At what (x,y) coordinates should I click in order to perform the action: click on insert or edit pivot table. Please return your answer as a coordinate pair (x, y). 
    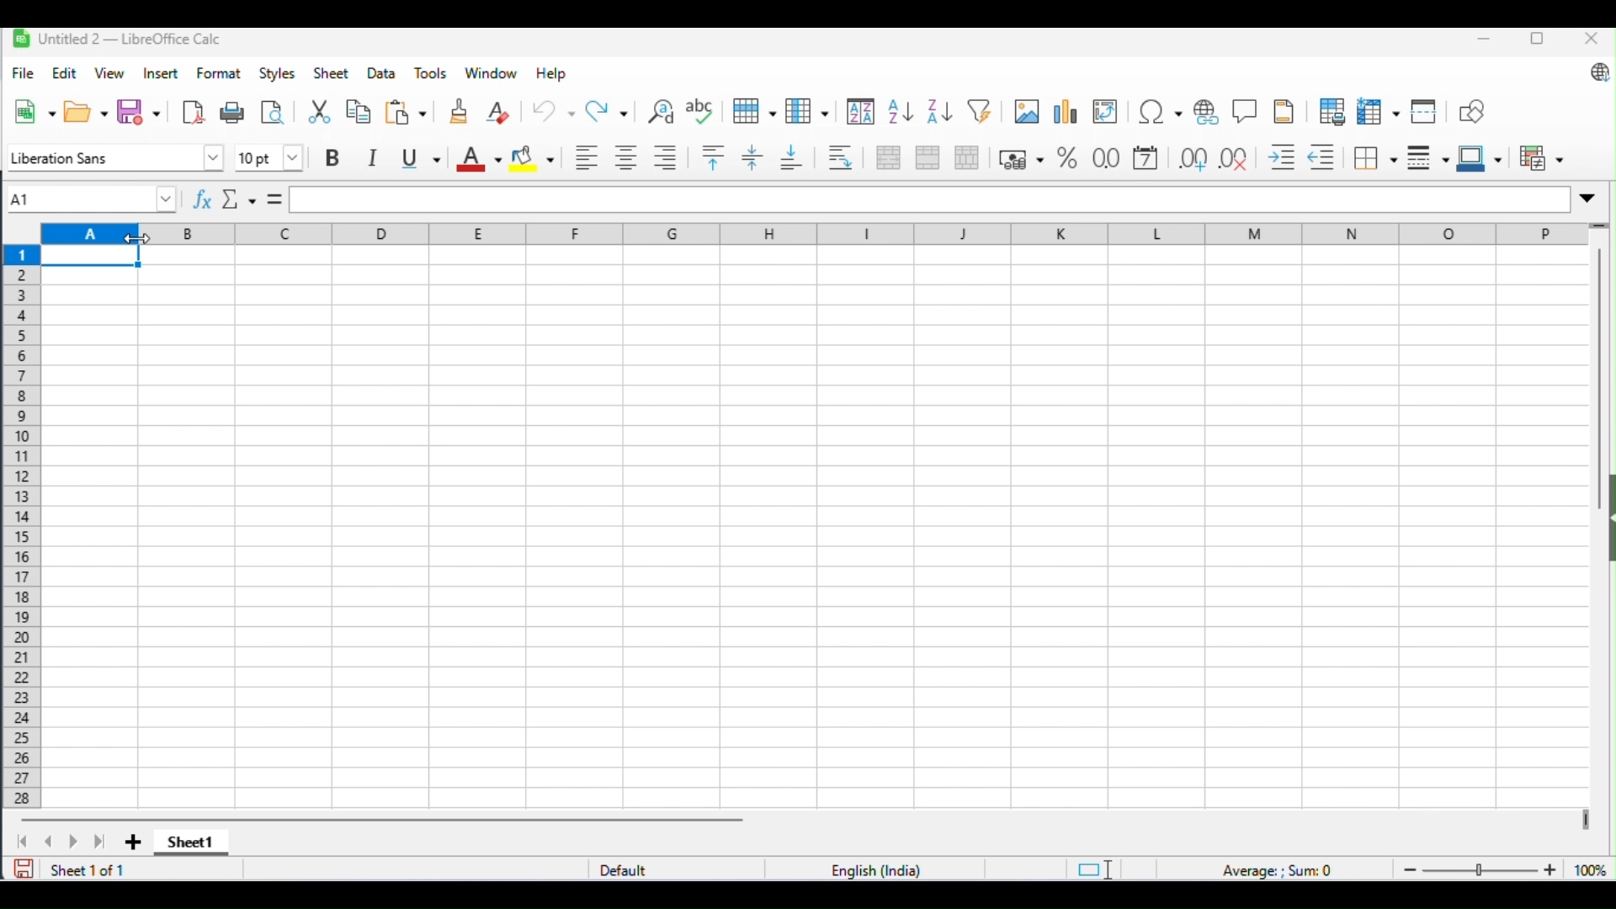
    Looking at the image, I should click on (1106, 114).